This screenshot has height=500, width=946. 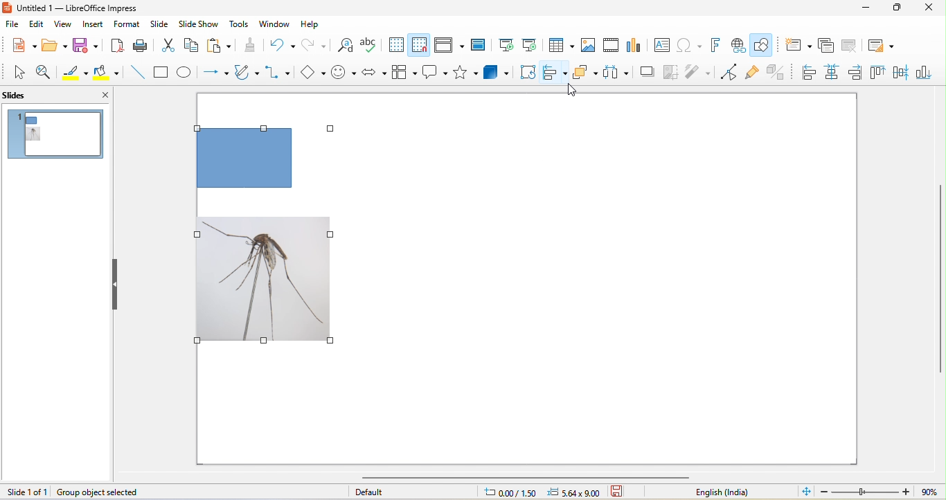 What do you see at coordinates (192, 46) in the screenshot?
I see `copy` at bounding box center [192, 46].